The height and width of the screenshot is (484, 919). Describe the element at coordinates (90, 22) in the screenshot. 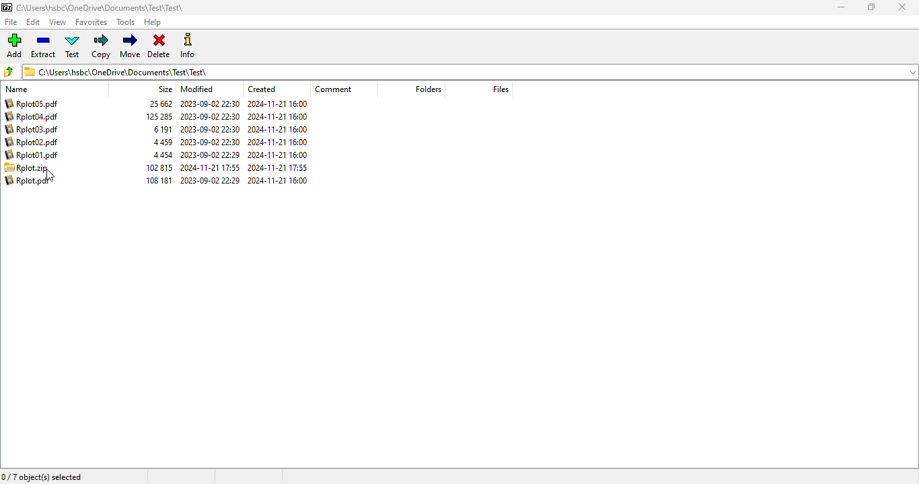

I see `favorites` at that location.